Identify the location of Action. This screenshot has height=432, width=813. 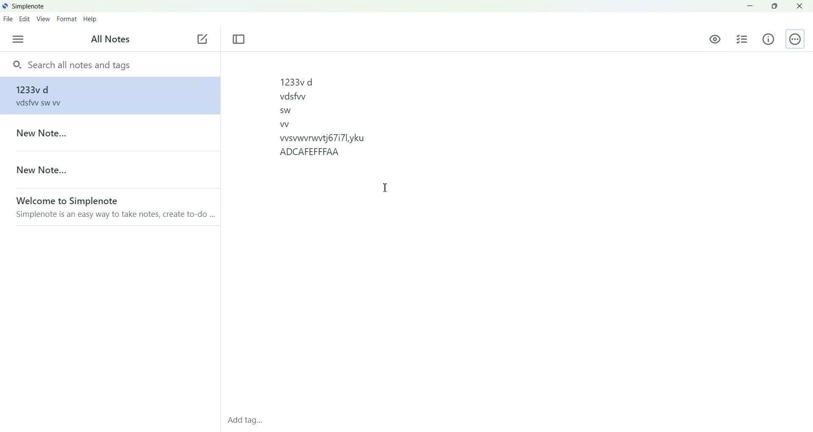
(795, 39).